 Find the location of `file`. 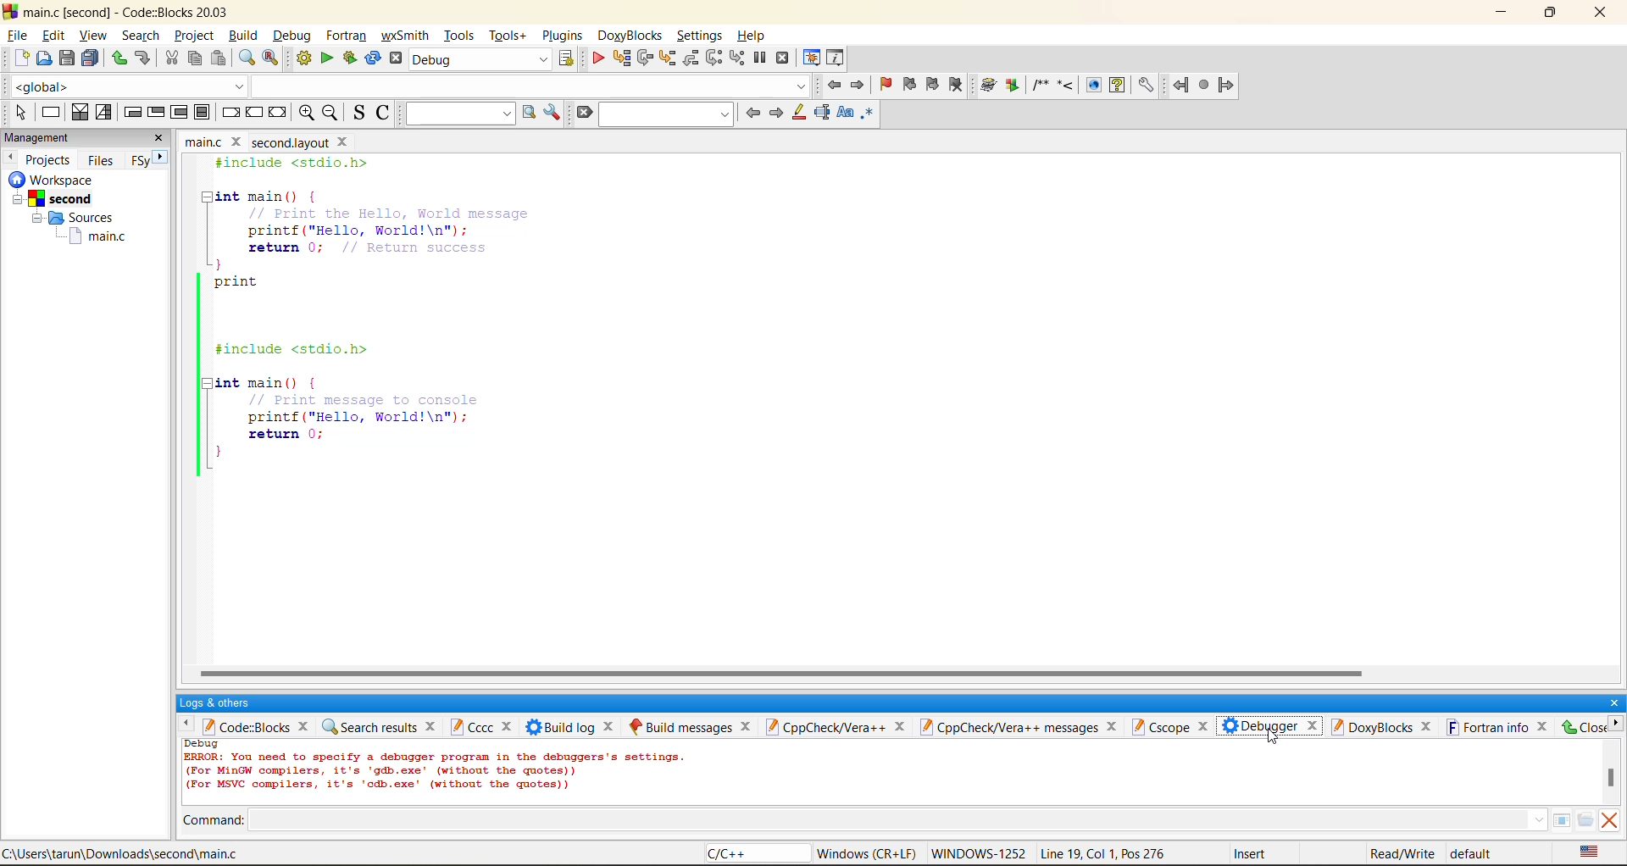

file is located at coordinates (19, 33).